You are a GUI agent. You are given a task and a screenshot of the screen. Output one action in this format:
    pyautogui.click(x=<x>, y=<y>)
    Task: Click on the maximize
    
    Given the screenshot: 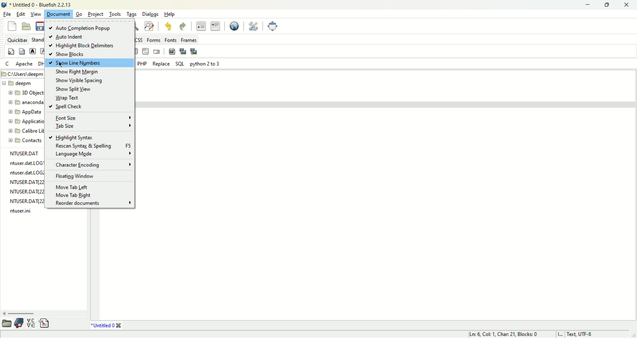 What is the action you would take?
    pyautogui.click(x=605, y=6)
    